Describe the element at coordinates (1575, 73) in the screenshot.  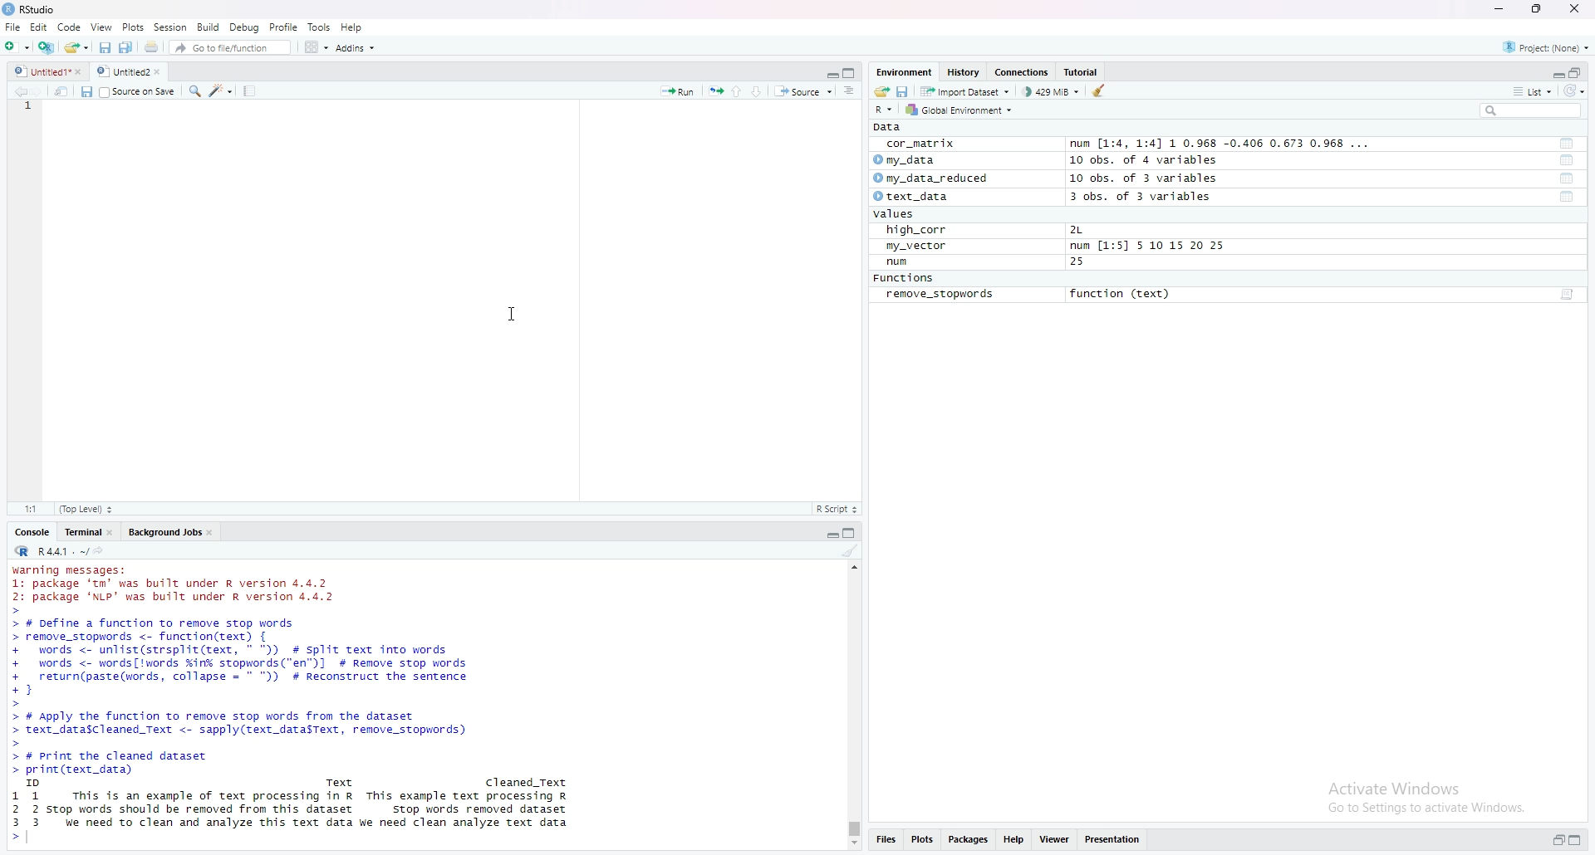
I see `Restore Down` at that location.